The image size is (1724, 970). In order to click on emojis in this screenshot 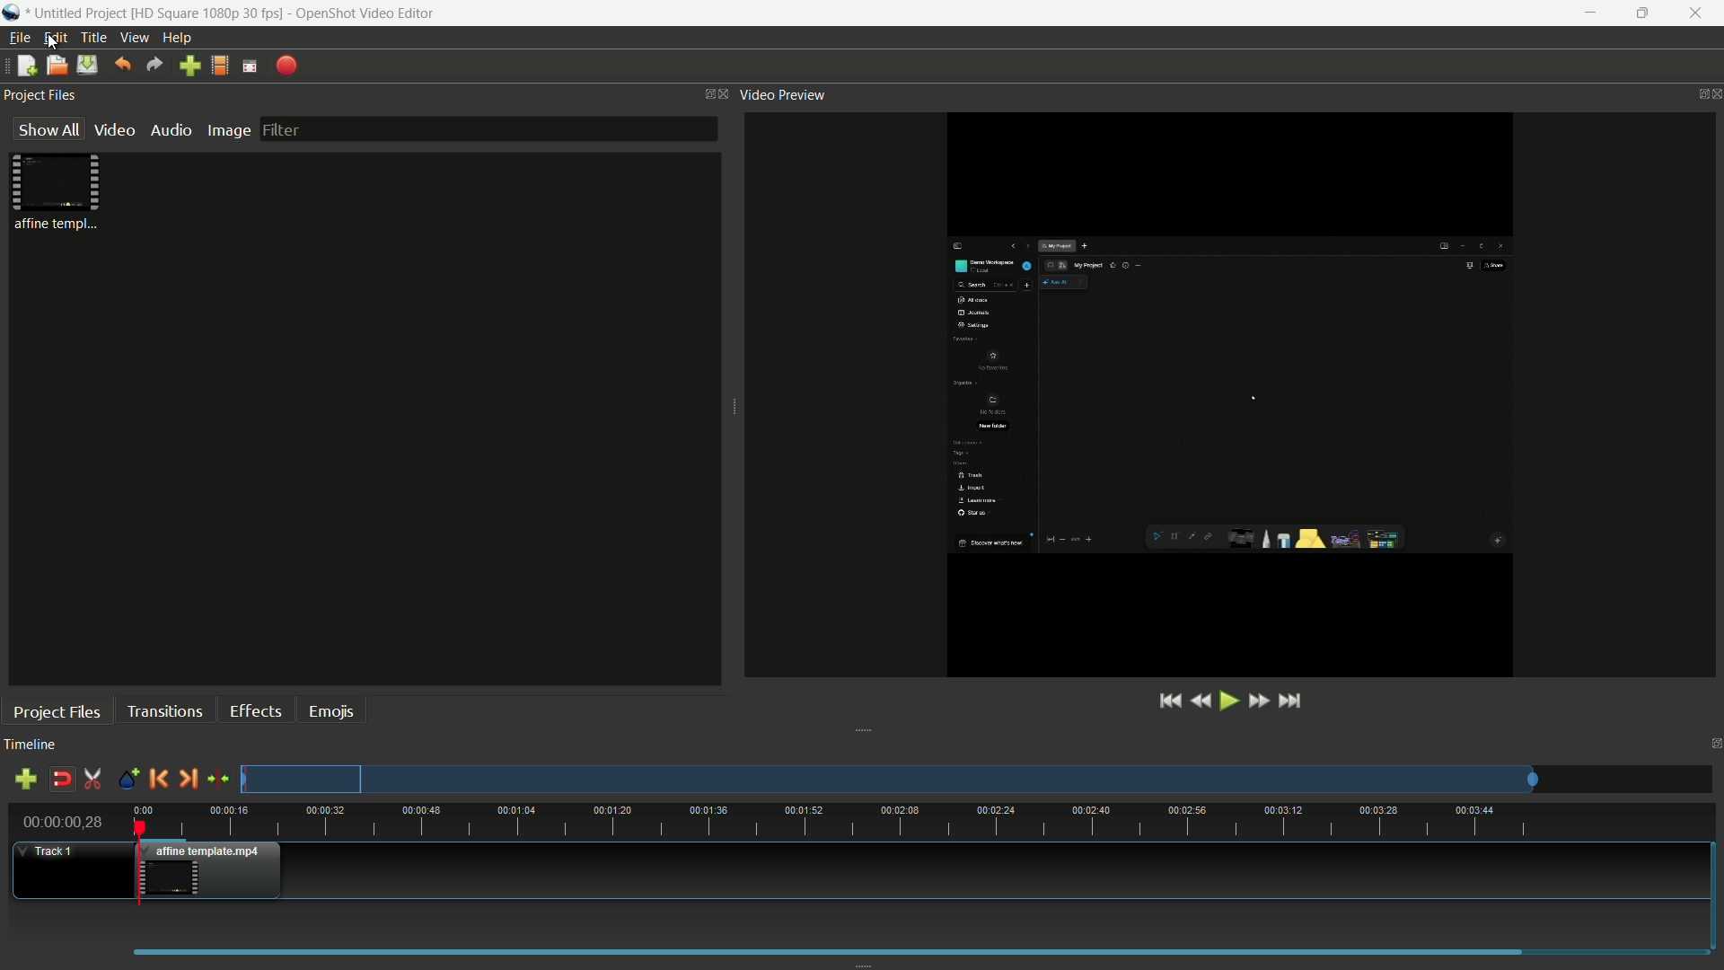, I will do `click(333, 710)`.